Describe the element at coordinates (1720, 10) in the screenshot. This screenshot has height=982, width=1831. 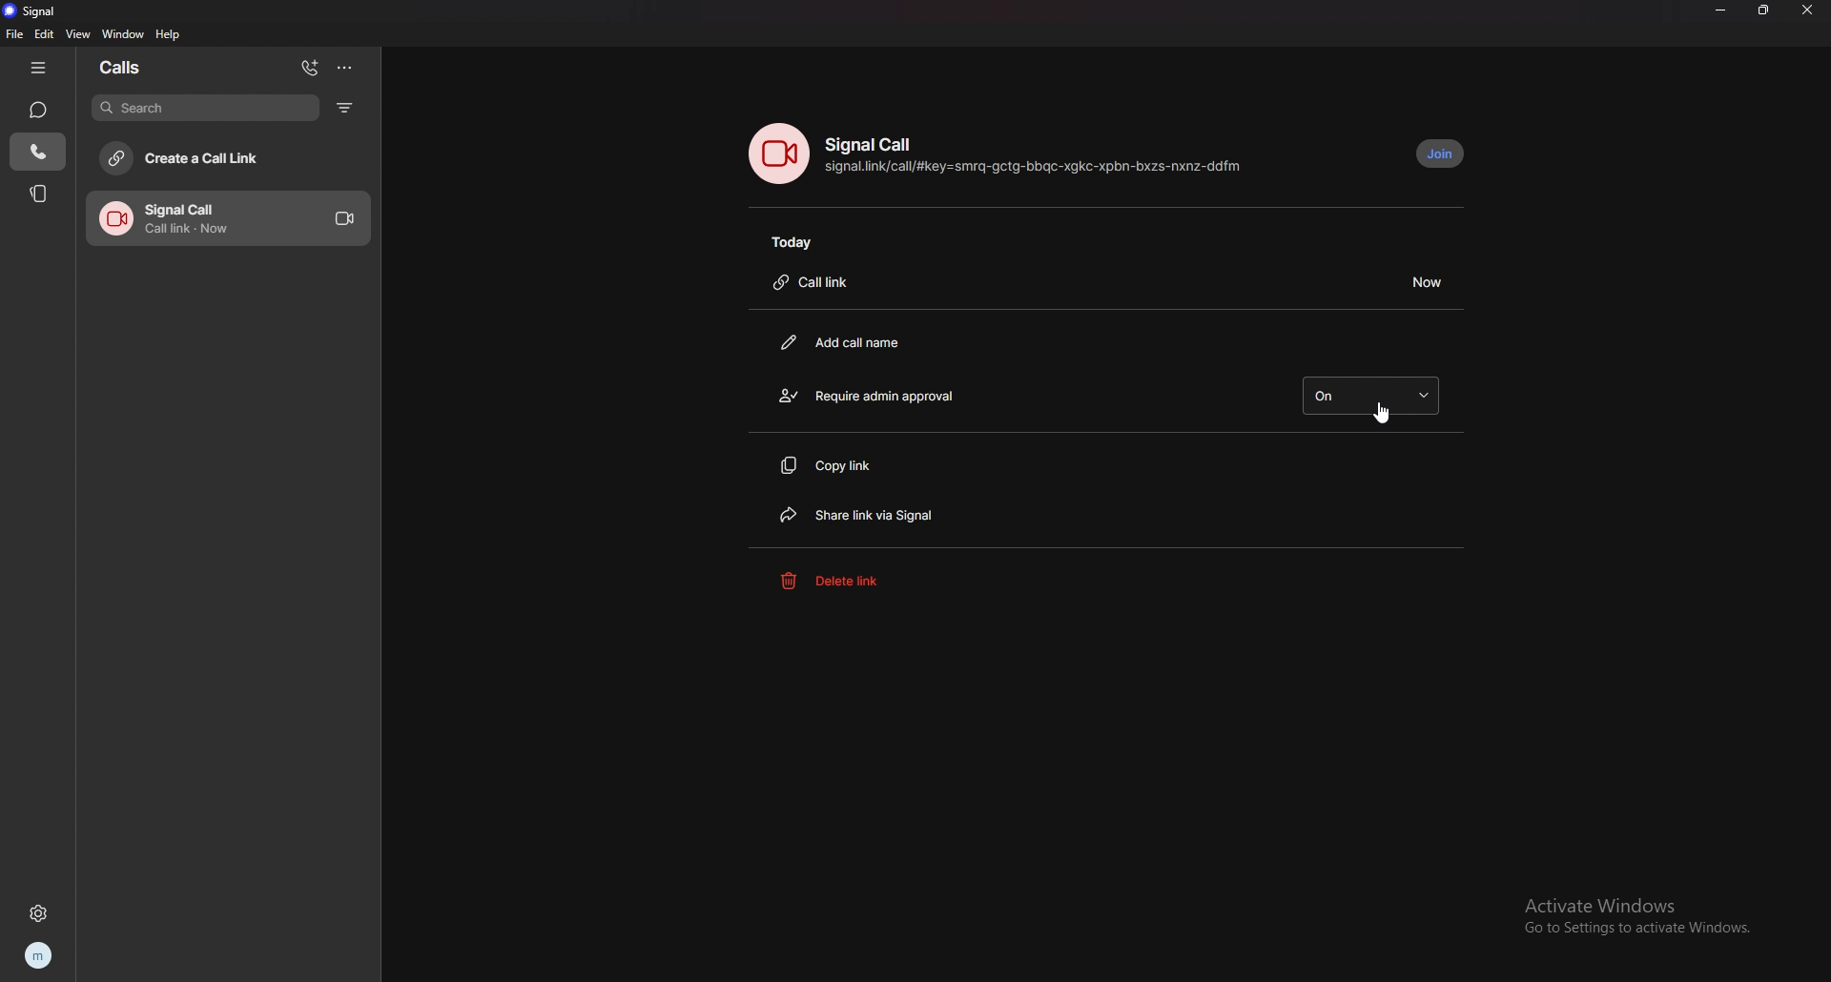
I see `minimize` at that location.